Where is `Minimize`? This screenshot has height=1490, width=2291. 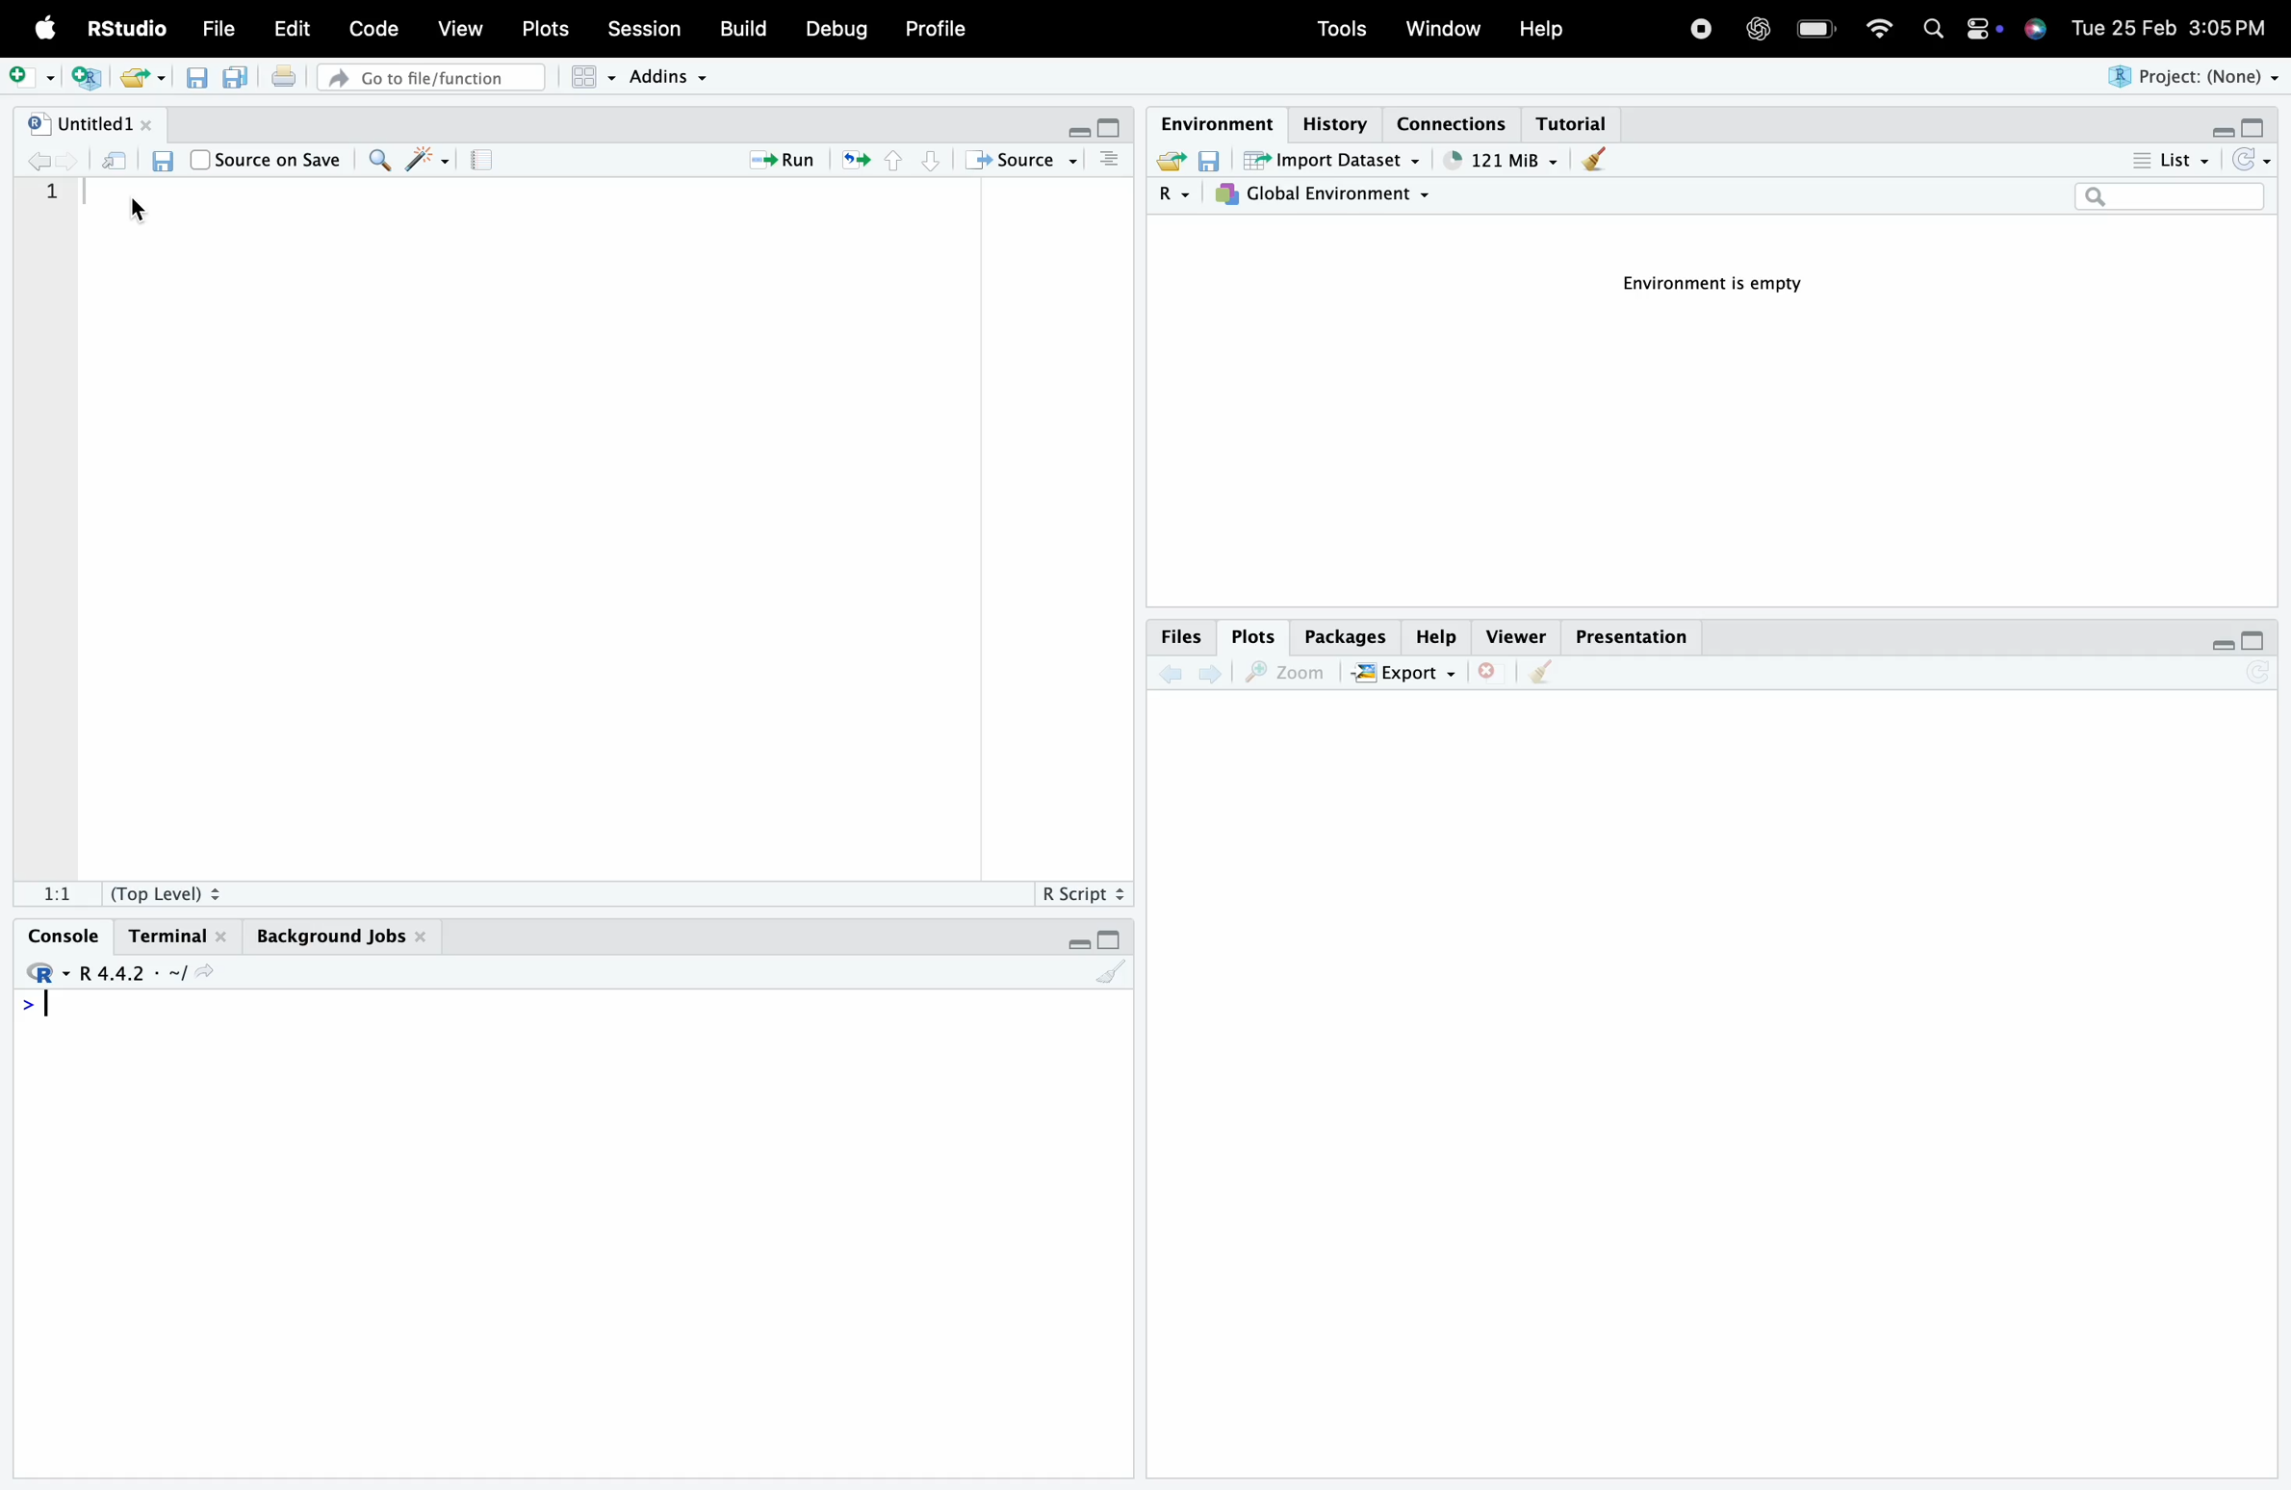 Minimize is located at coordinates (1078, 944).